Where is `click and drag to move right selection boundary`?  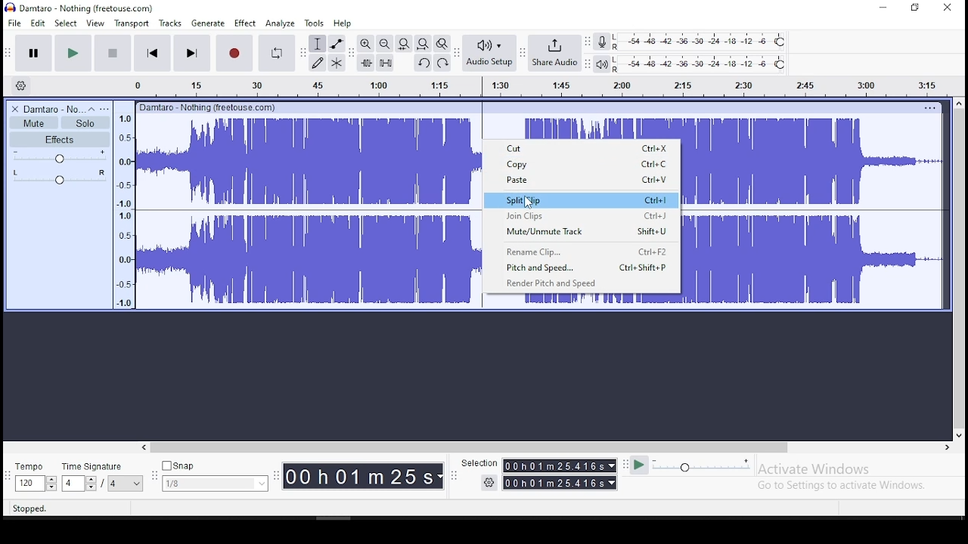 click and drag to move right selection boundary is located at coordinates (224, 508).